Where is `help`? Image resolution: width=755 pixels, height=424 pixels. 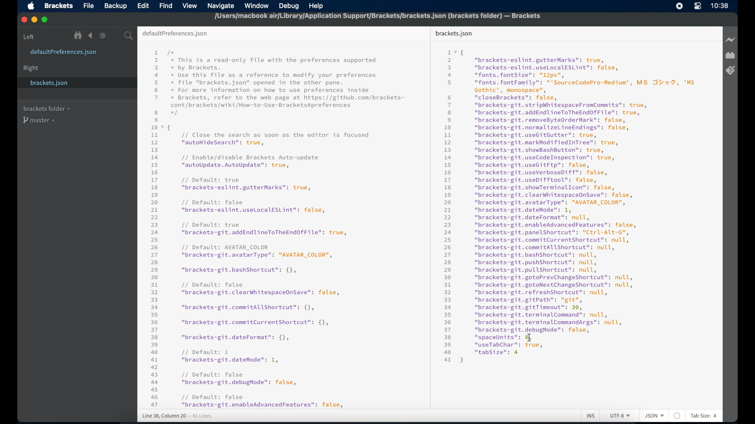 help is located at coordinates (316, 7).